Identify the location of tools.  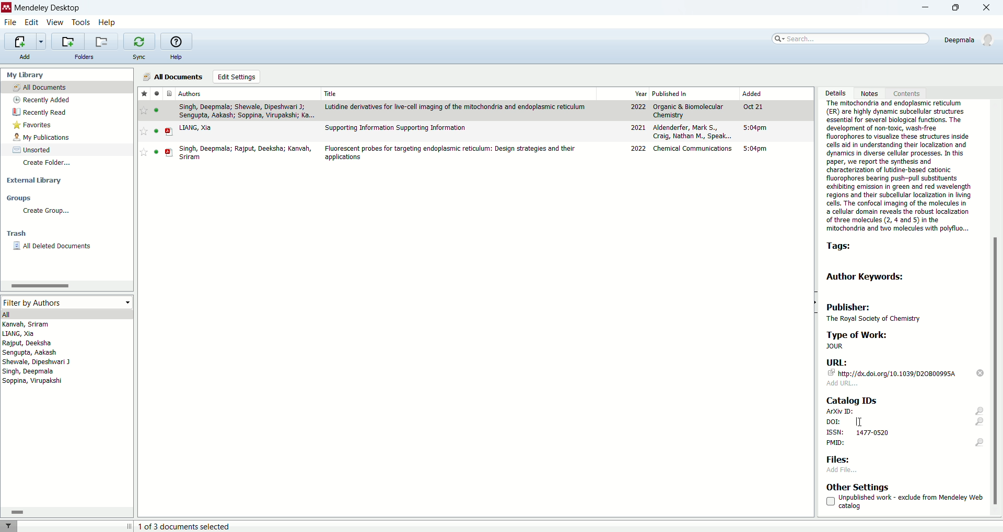
(81, 23).